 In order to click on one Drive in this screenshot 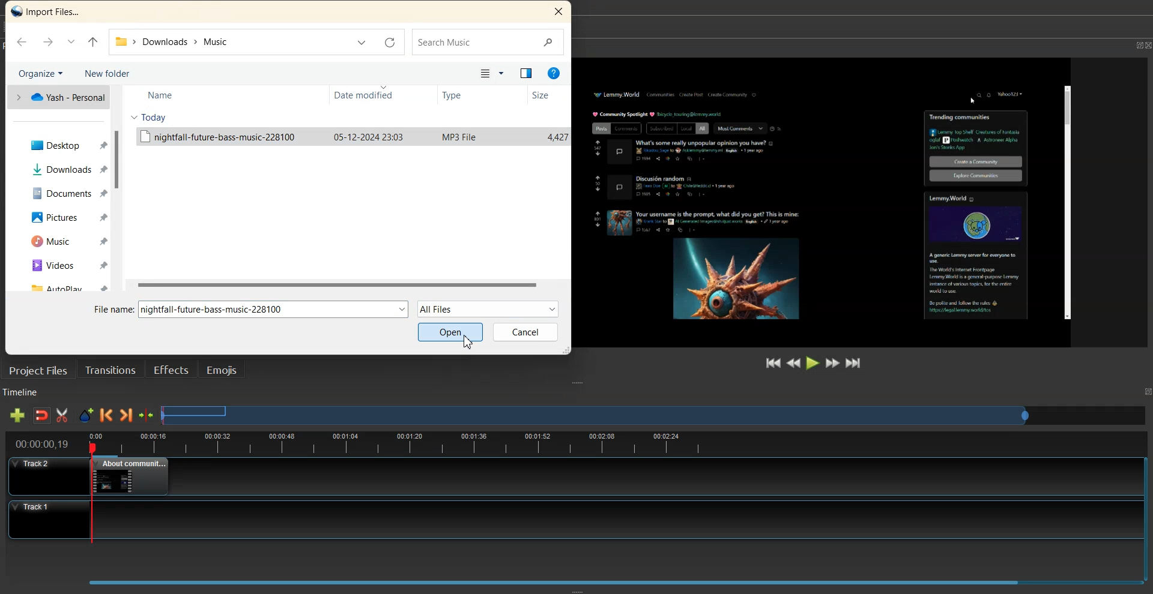, I will do `click(58, 97)`.